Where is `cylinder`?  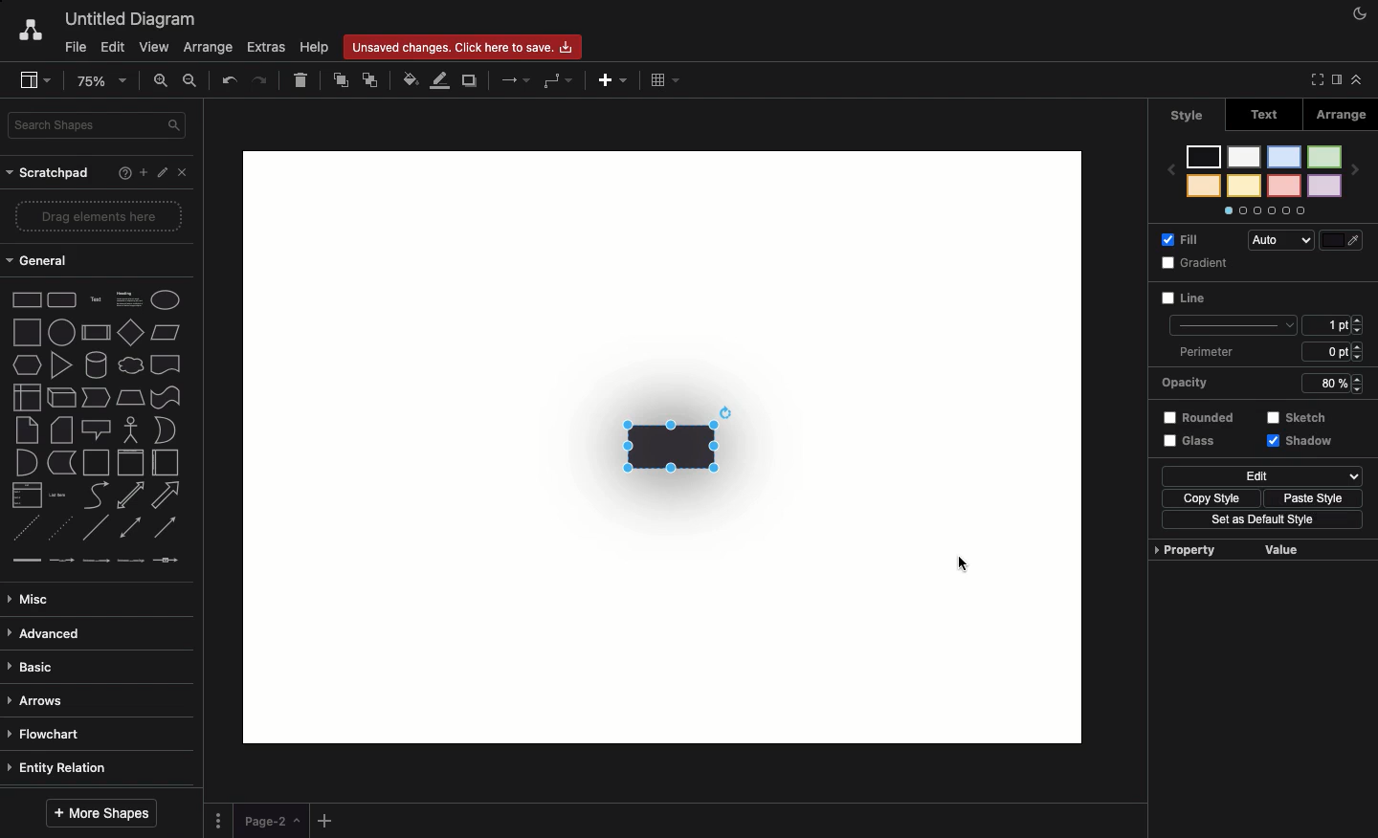
cylinder is located at coordinates (94, 365).